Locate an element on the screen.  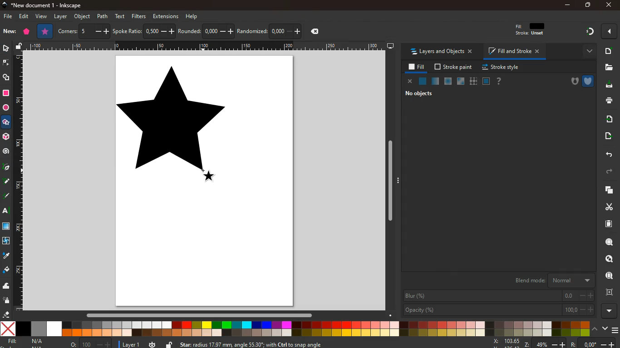
erase is located at coordinates (6, 314).